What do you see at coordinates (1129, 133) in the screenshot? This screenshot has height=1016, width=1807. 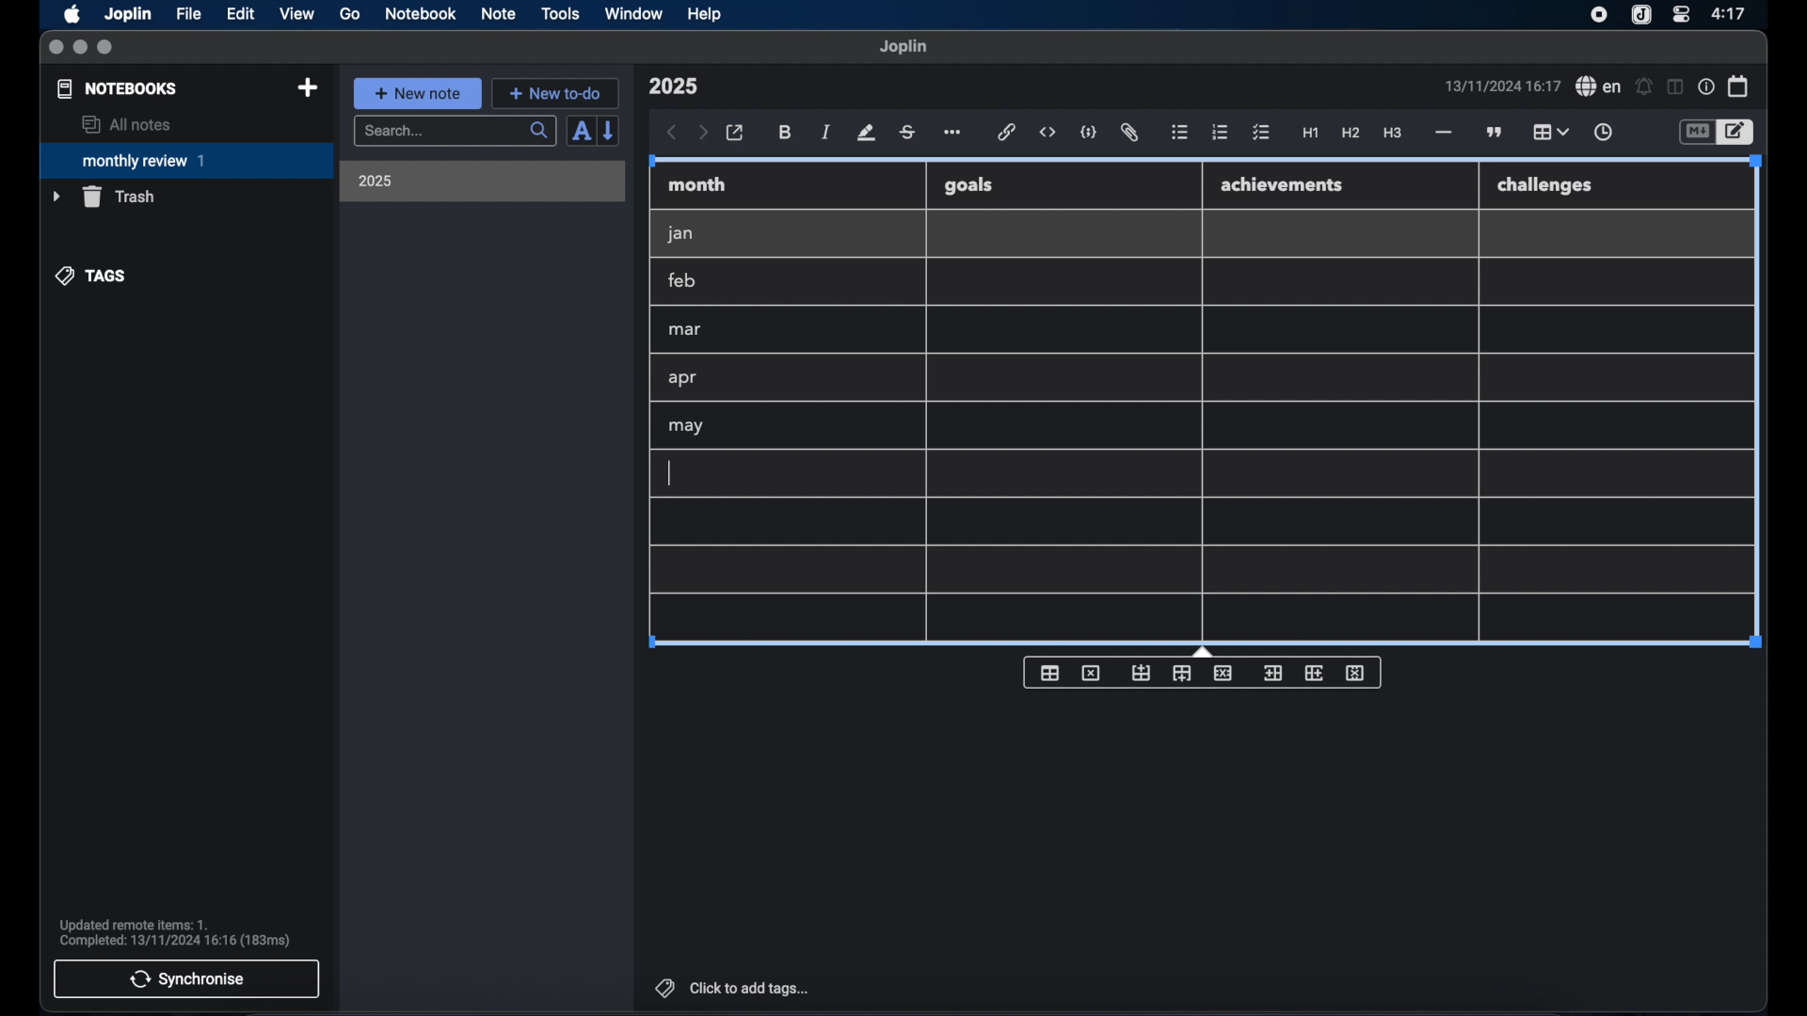 I see `attach file` at bounding box center [1129, 133].